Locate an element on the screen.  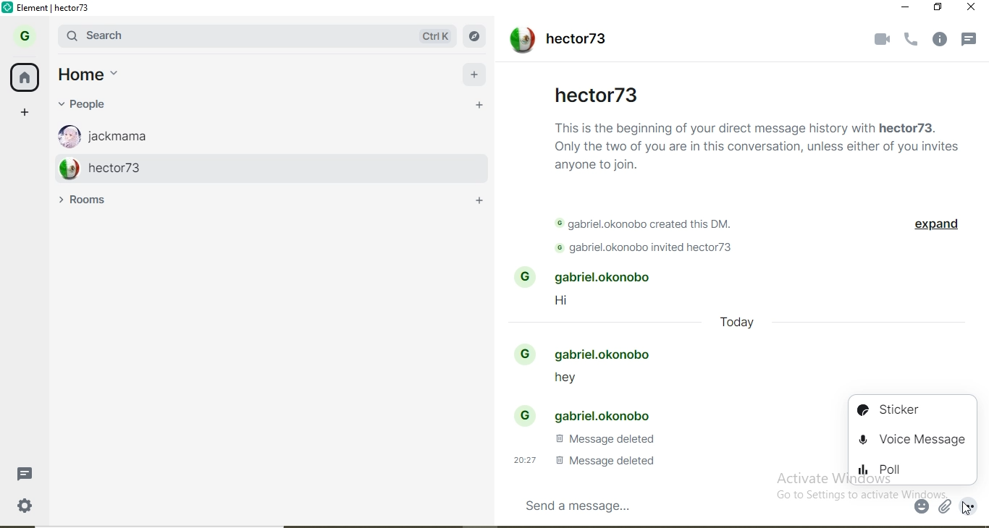
expand is located at coordinates (935, 226).